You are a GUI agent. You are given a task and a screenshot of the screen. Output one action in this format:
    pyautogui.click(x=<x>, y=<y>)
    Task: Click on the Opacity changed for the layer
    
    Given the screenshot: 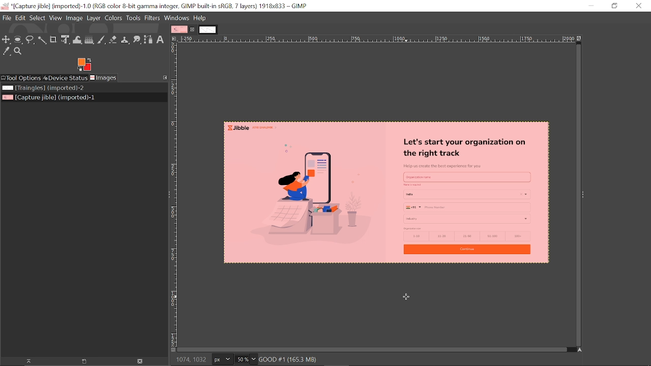 What is the action you would take?
    pyautogui.click(x=390, y=194)
    